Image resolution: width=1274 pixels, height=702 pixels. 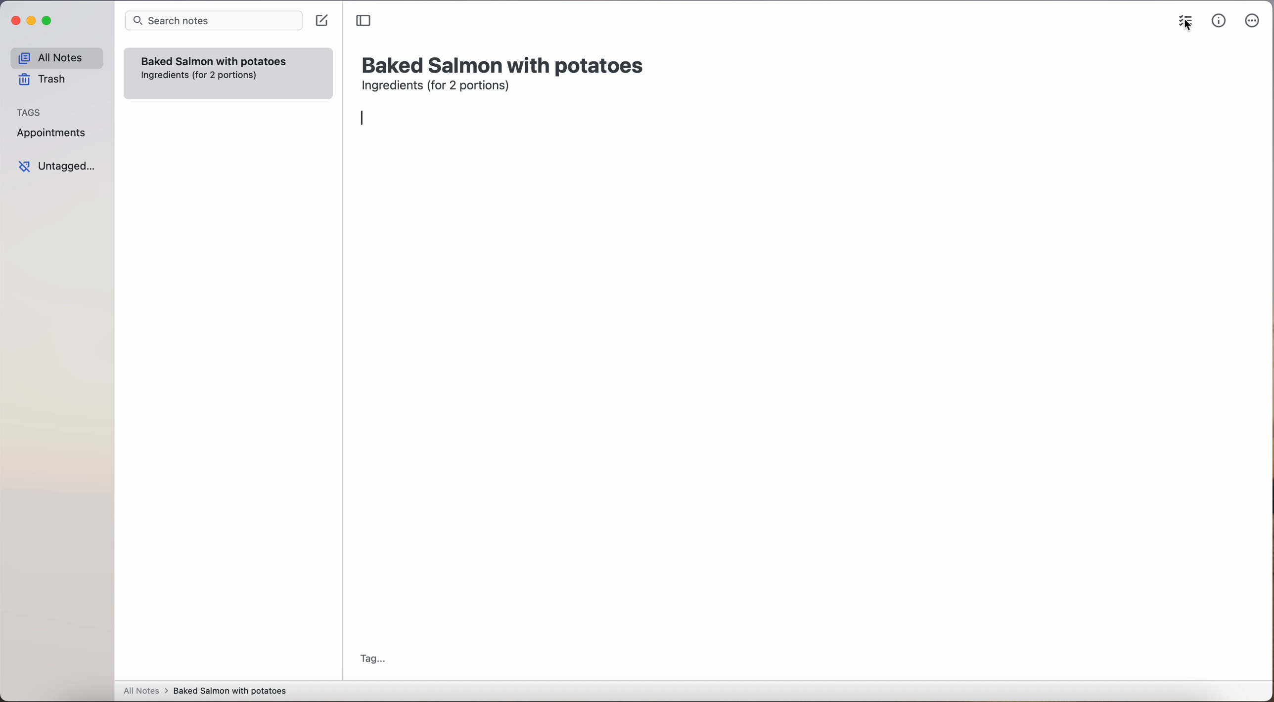 I want to click on metrics, so click(x=1219, y=20).